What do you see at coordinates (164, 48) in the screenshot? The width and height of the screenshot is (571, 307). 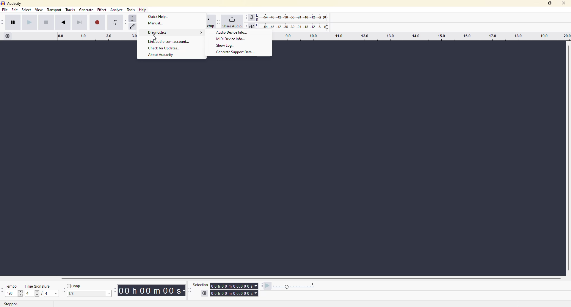 I see `Check for Updates...` at bounding box center [164, 48].